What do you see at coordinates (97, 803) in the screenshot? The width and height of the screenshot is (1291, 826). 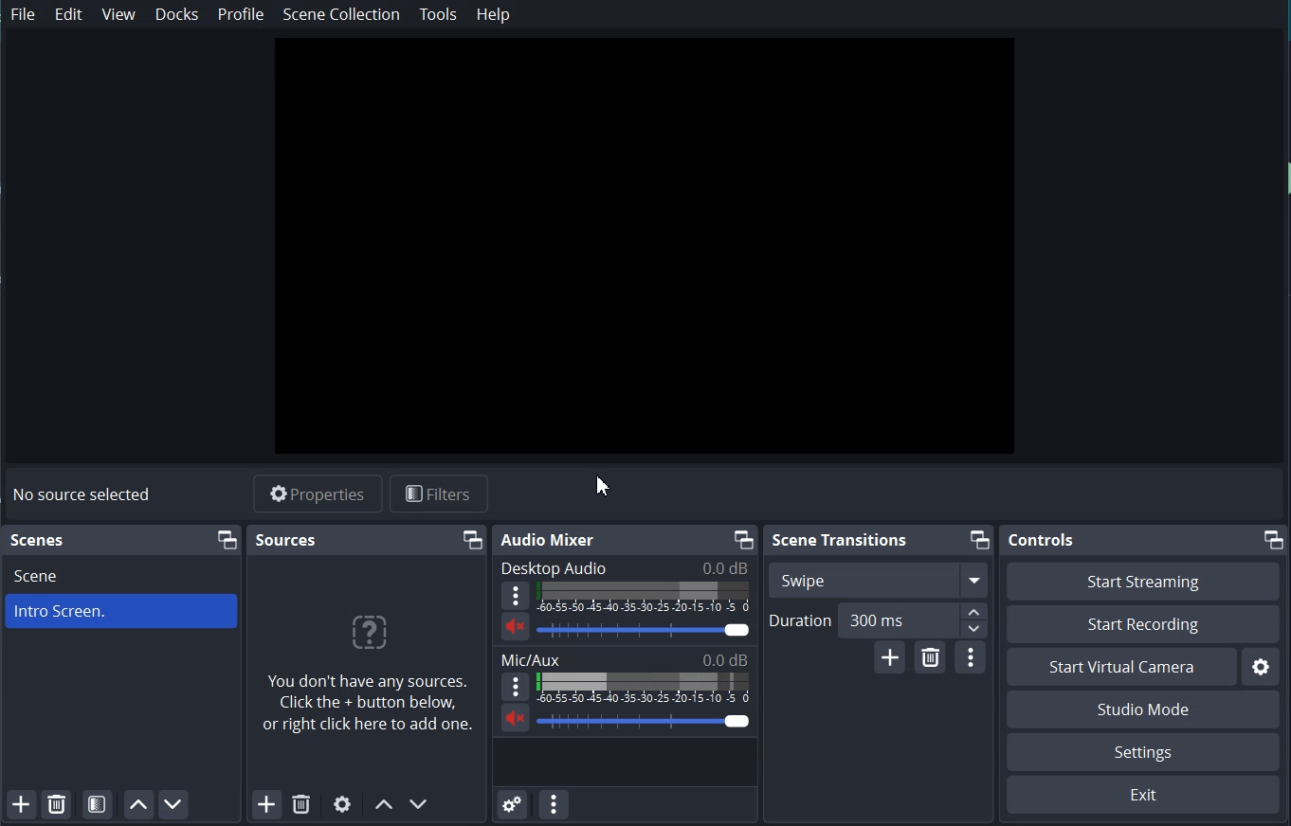 I see `Open scene filter` at bounding box center [97, 803].